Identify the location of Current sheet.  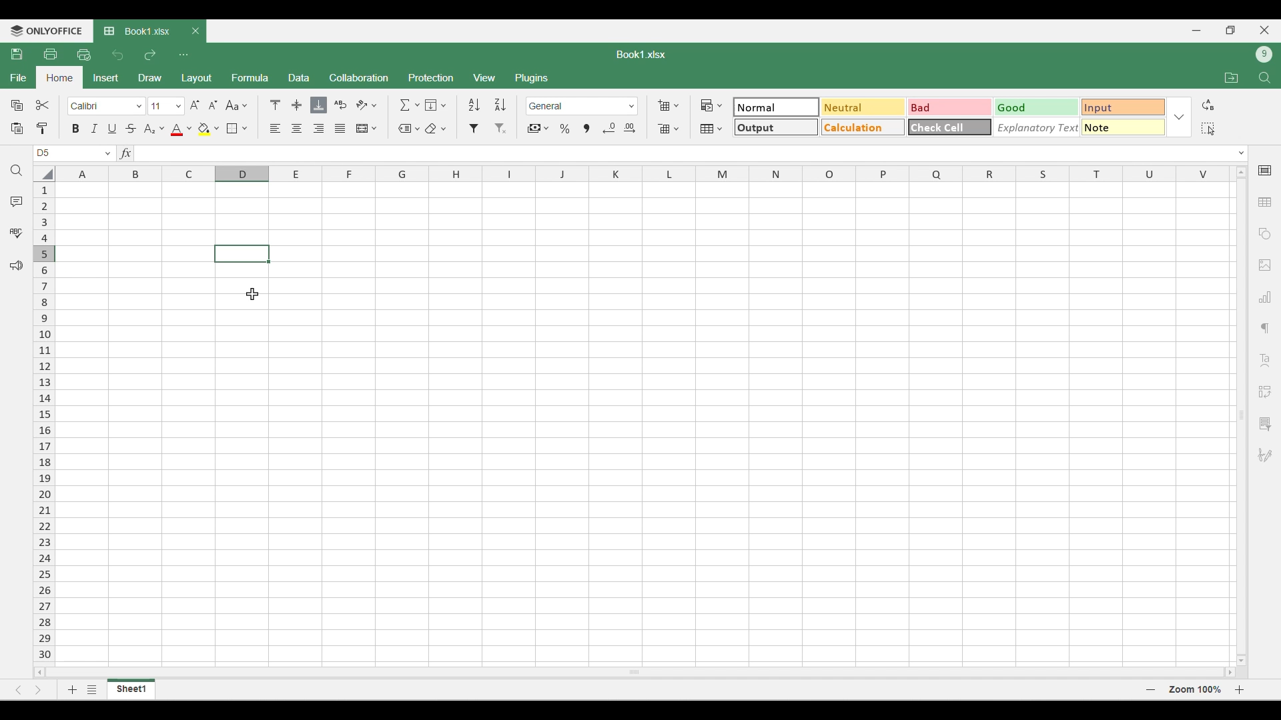
(131, 689).